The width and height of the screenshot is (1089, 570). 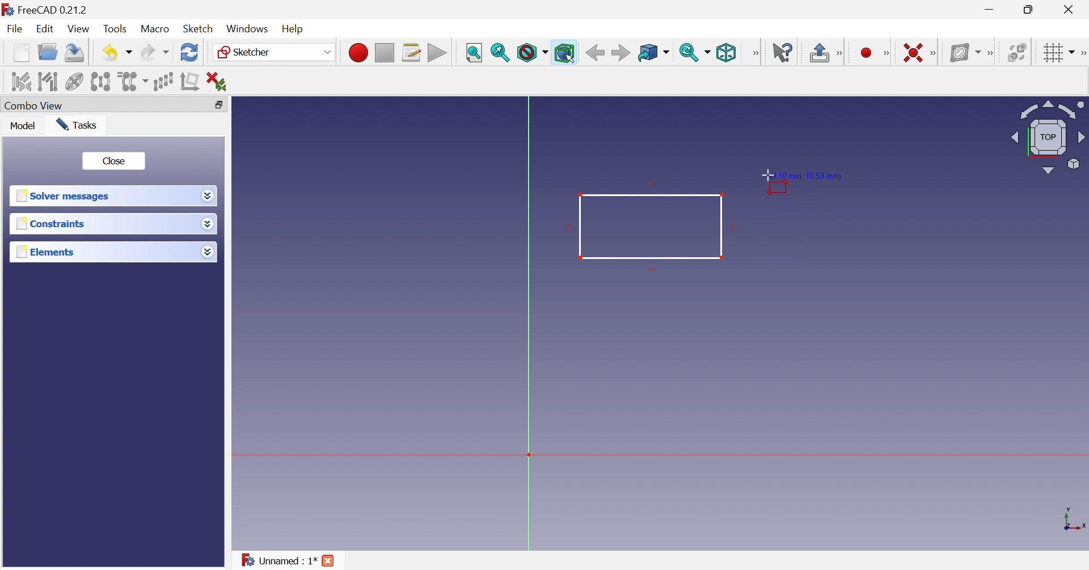 What do you see at coordinates (437, 53) in the screenshot?
I see `Execute macro` at bounding box center [437, 53].